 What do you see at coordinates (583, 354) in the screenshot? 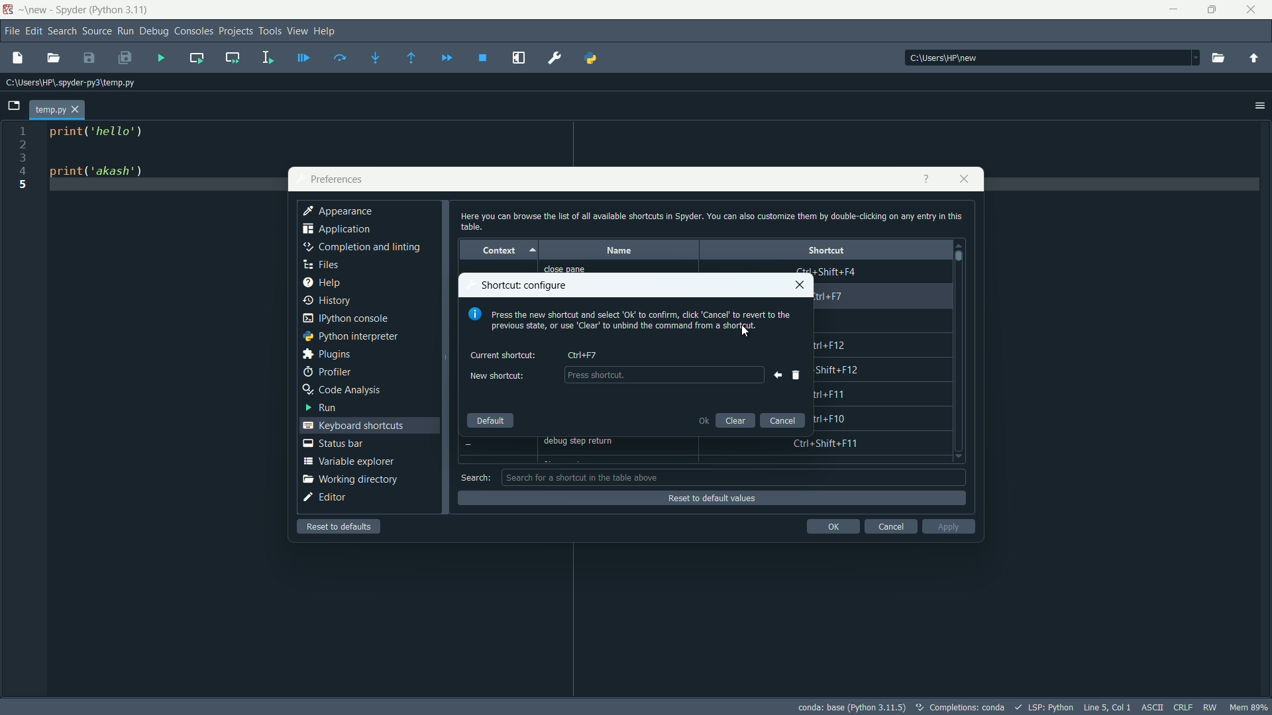
I see `keyboard shortcut` at bounding box center [583, 354].